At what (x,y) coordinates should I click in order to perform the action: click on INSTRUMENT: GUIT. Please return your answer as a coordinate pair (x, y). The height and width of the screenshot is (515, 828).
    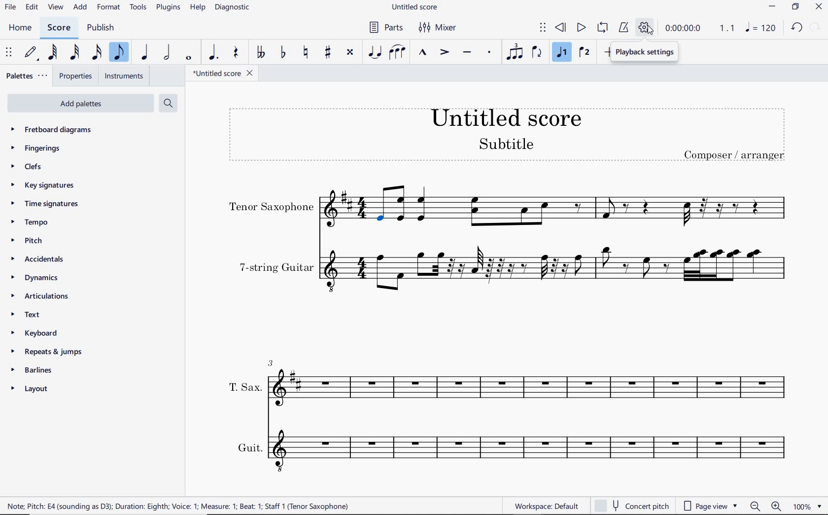
    Looking at the image, I should click on (507, 449).